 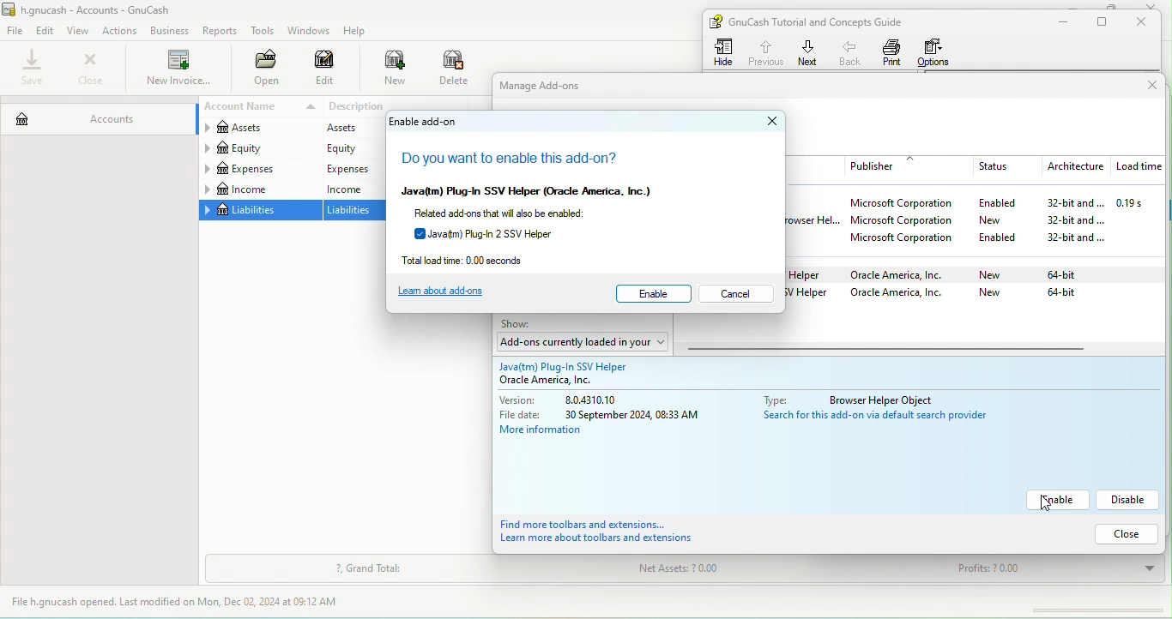 What do you see at coordinates (307, 31) in the screenshot?
I see `windows` at bounding box center [307, 31].